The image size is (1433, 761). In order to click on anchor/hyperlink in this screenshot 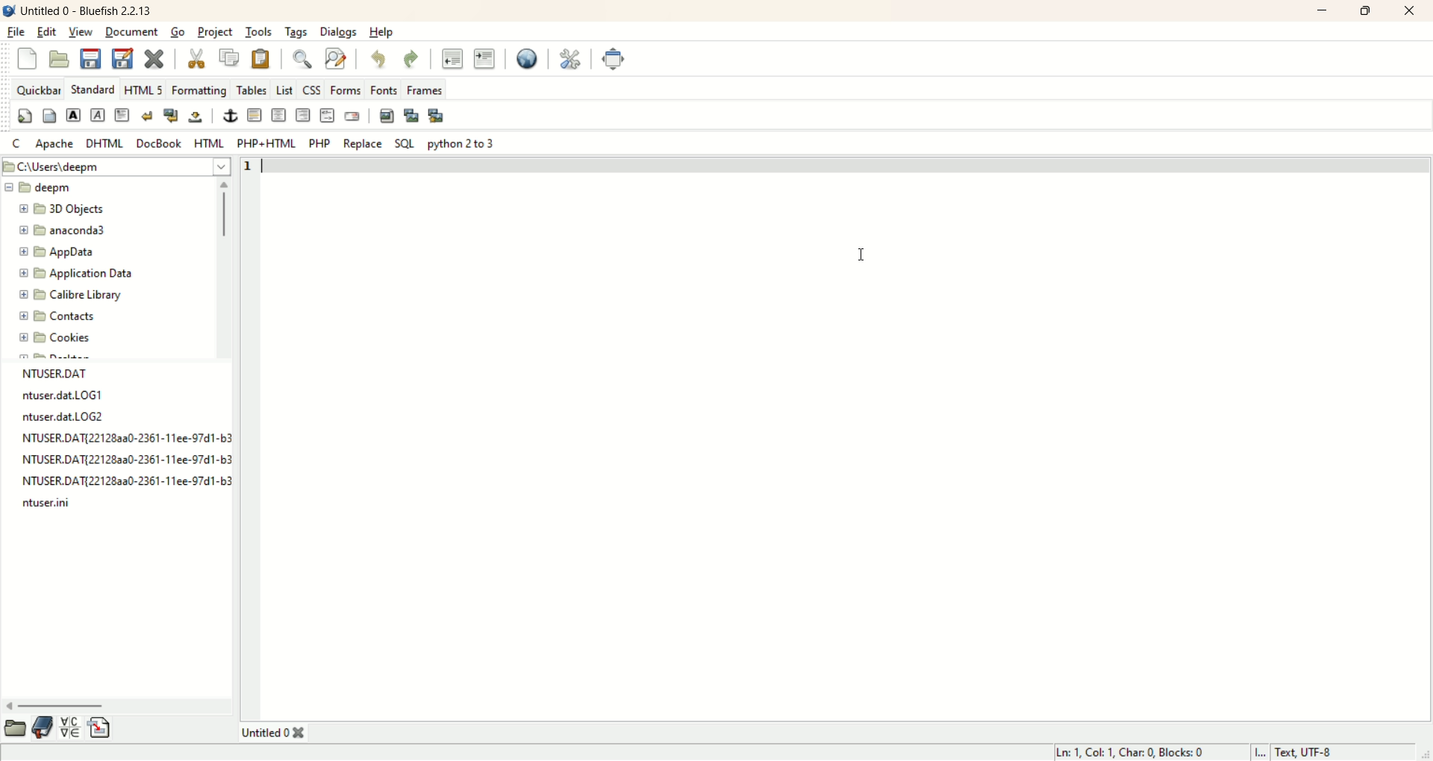, I will do `click(230, 114)`.